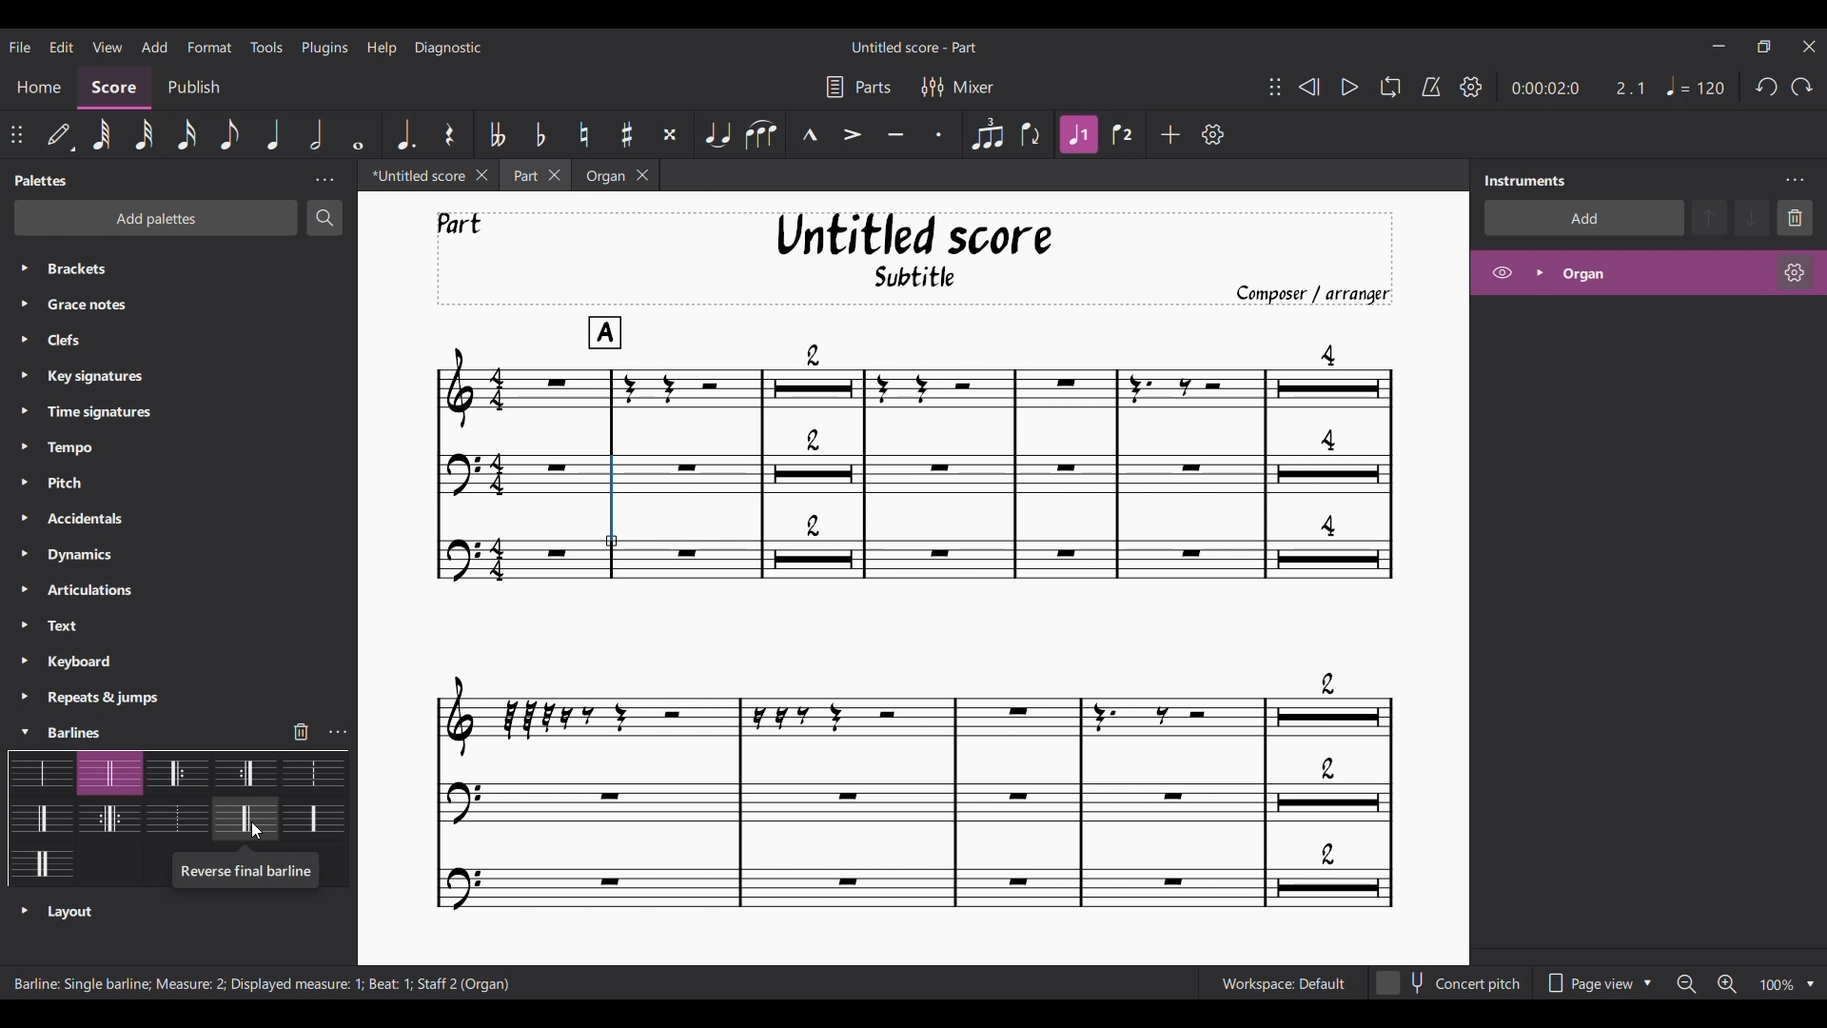  What do you see at coordinates (358, 134) in the screenshot?
I see `Whole note` at bounding box center [358, 134].